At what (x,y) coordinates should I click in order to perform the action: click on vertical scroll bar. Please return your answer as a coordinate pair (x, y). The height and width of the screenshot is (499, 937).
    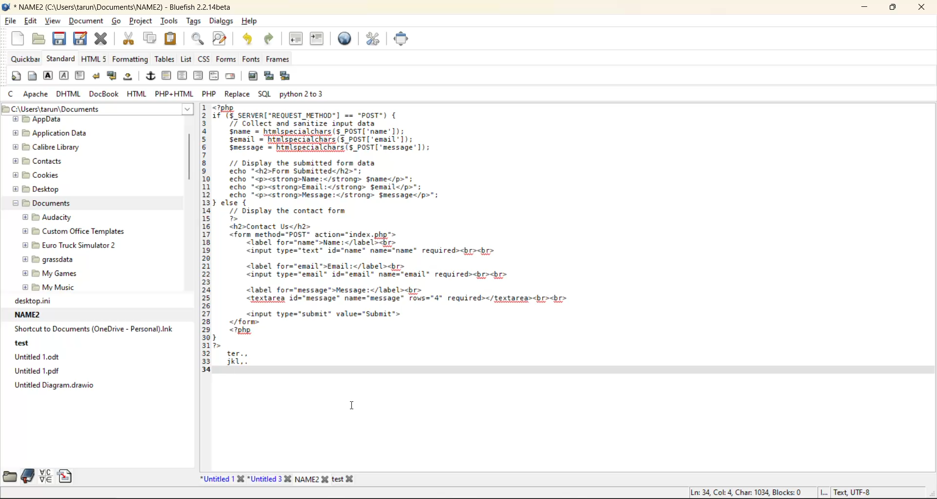
    Looking at the image, I should click on (189, 158).